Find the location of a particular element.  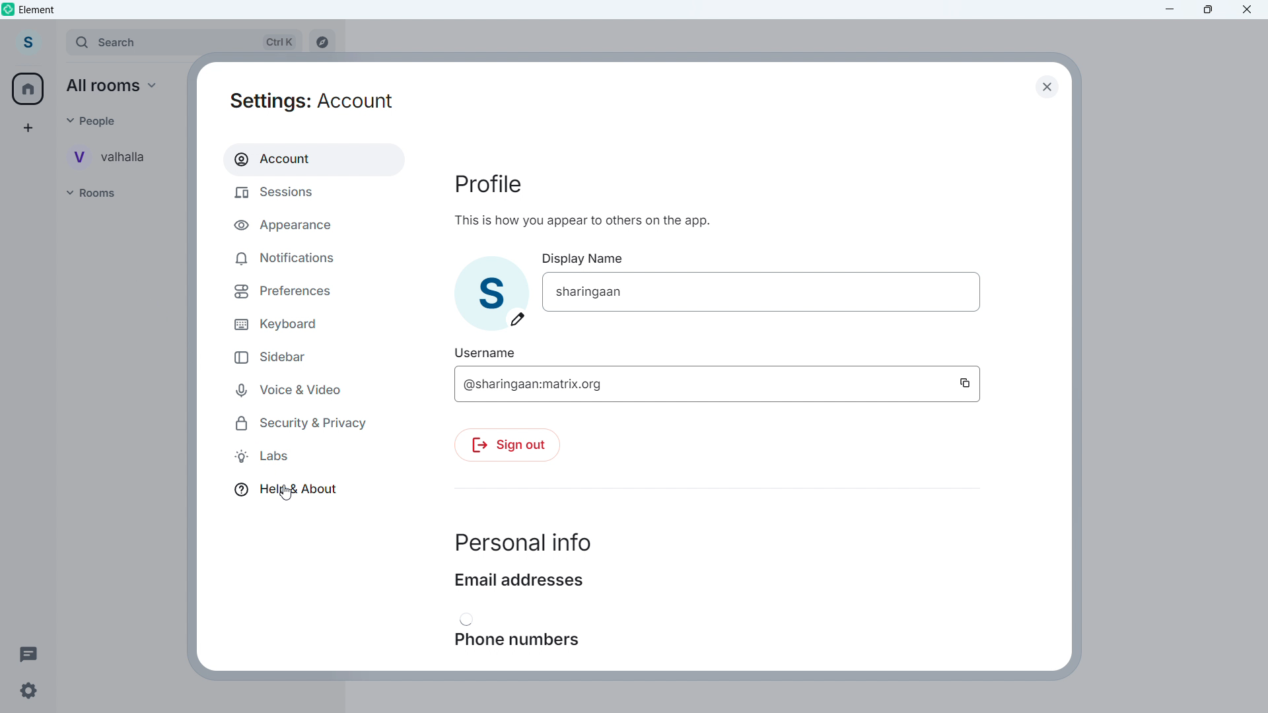

Labs  is located at coordinates (260, 457).